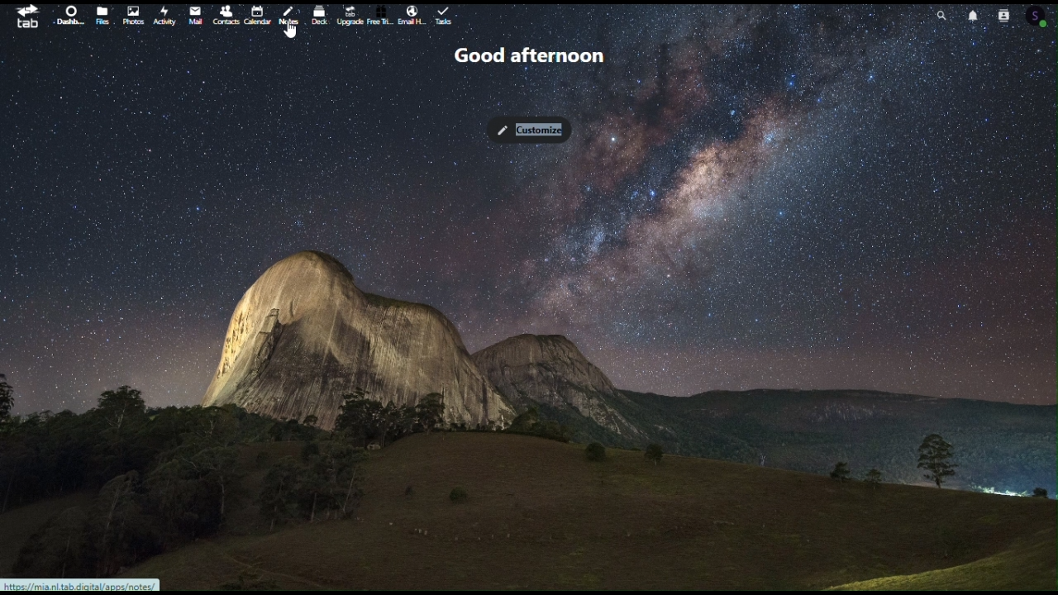 This screenshot has height=595, width=1058. What do you see at coordinates (1046, 17) in the screenshot?
I see `profile` at bounding box center [1046, 17].